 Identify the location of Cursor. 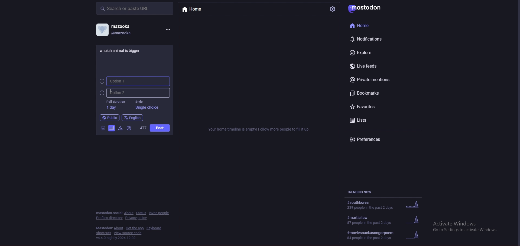
(113, 91).